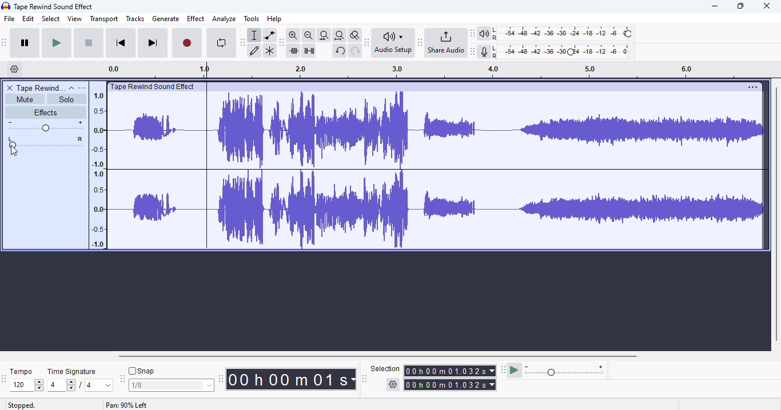 The height and width of the screenshot is (410, 781). I want to click on audacity edit toolbar, so click(280, 43).